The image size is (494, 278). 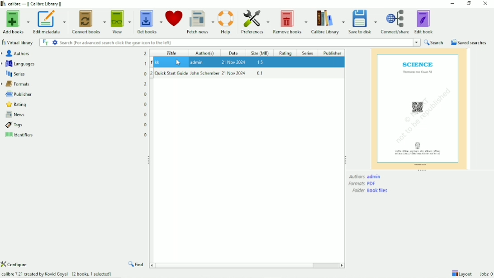 What do you see at coordinates (171, 73) in the screenshot?
I see `Quick Start Guide` at bounding box center [171, 73].